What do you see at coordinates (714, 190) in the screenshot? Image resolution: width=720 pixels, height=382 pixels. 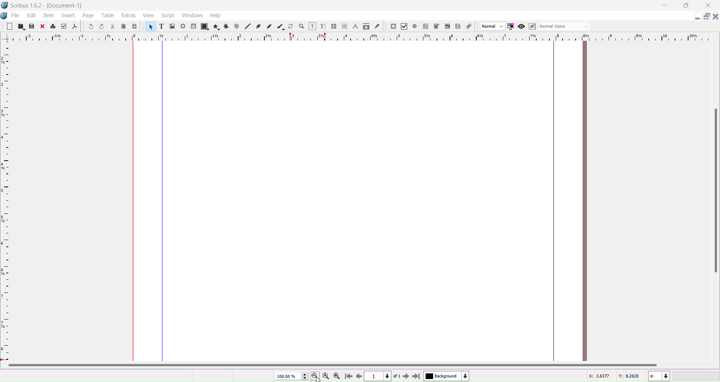 I see `Vertical Scroll Bar` at bounding box center [714, 190].